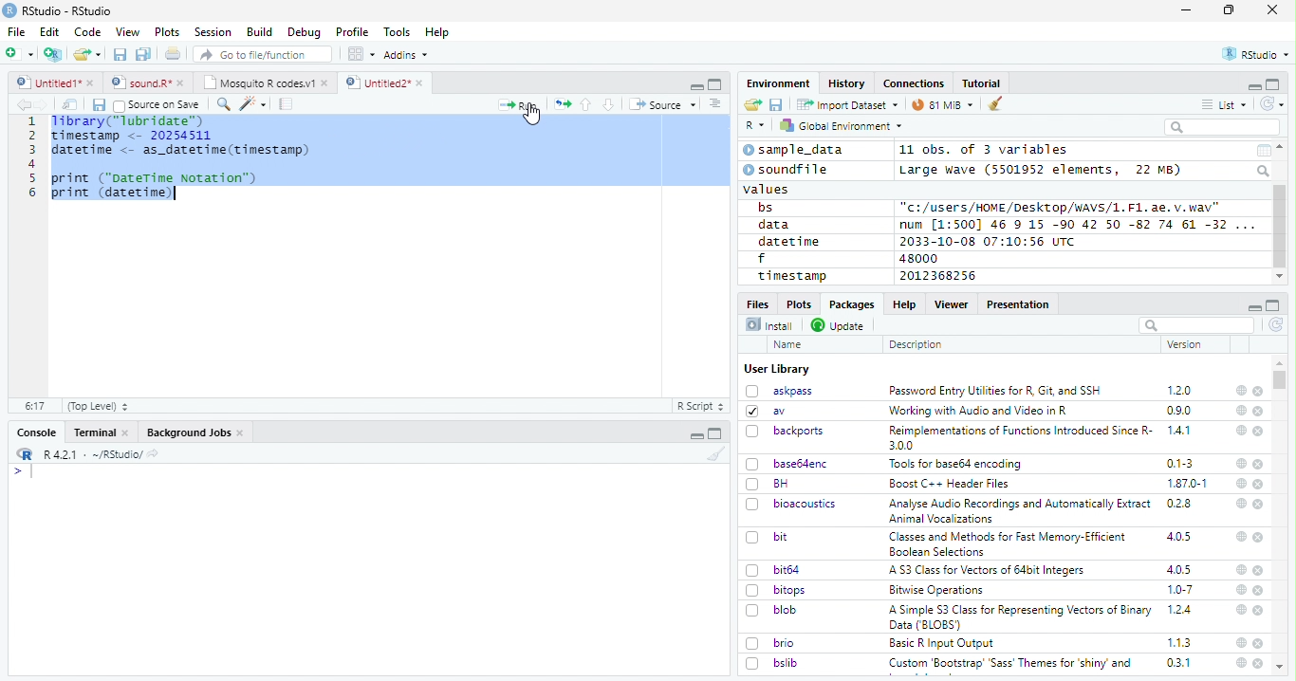  What do you see at coordinates (611, 104) in the screenshot?
I see `Go to next section` at bounding box center [611, 104].